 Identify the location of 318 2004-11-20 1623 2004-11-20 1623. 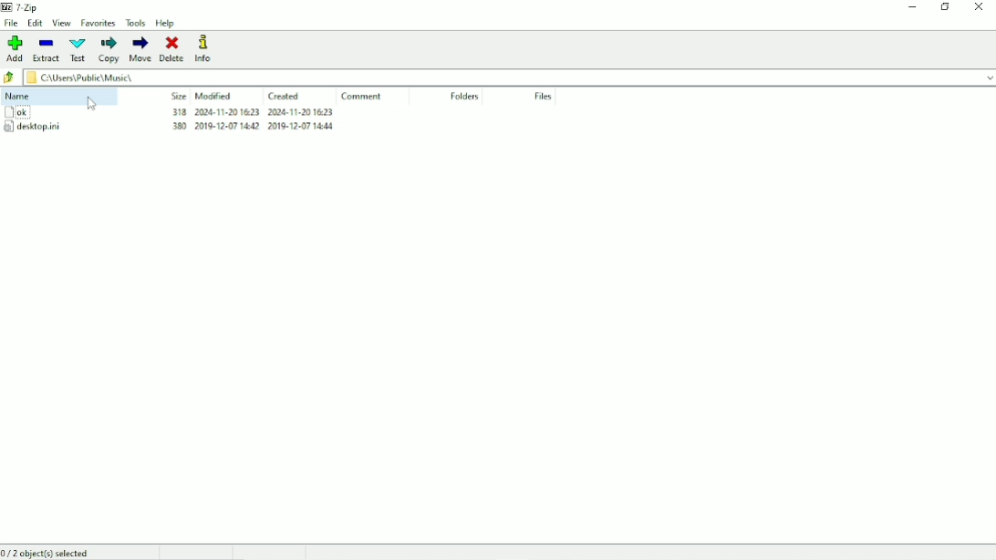
(253, 113).